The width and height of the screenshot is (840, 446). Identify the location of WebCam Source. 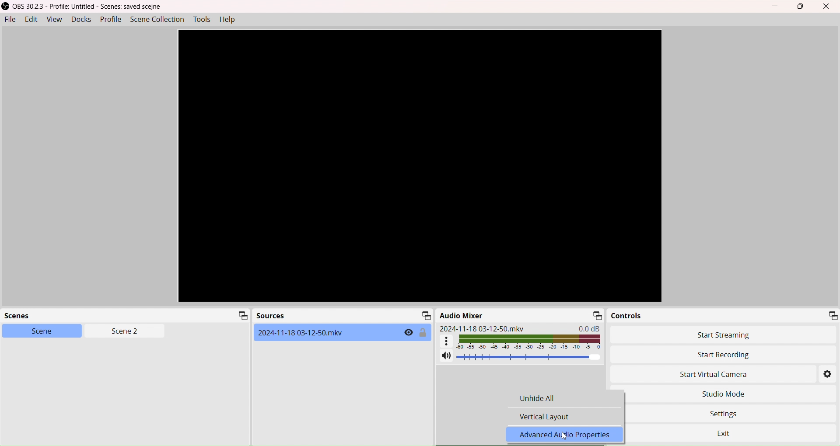
(302, 332).